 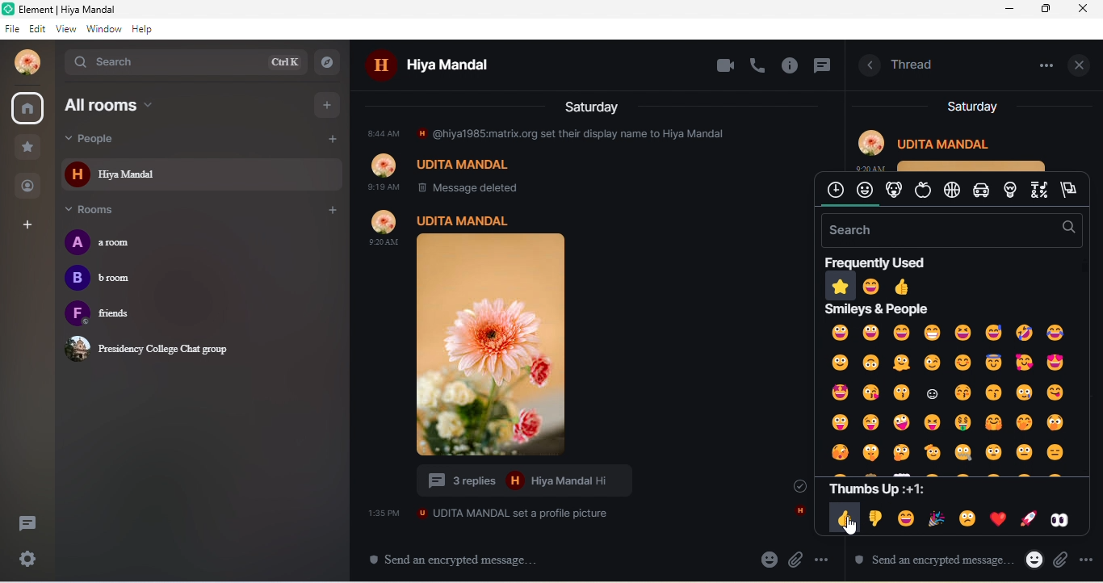 I want to click on friends, so click(x=123, y=315).